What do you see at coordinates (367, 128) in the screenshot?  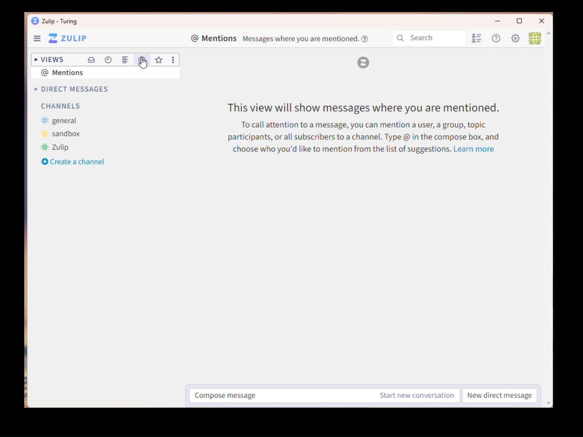 I see `on screen message` at bounding box center [367, 128].